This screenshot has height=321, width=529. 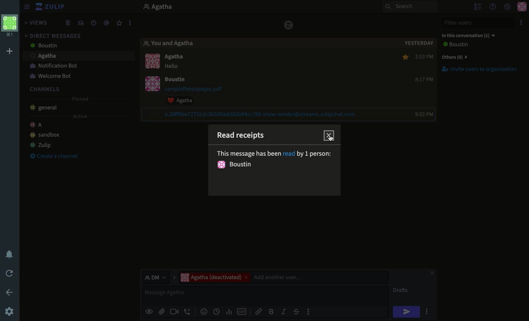 What do you see at coordinates (200, 89) in the screenshot?
I see `PDF attachment` at bounding box center [200, 89].